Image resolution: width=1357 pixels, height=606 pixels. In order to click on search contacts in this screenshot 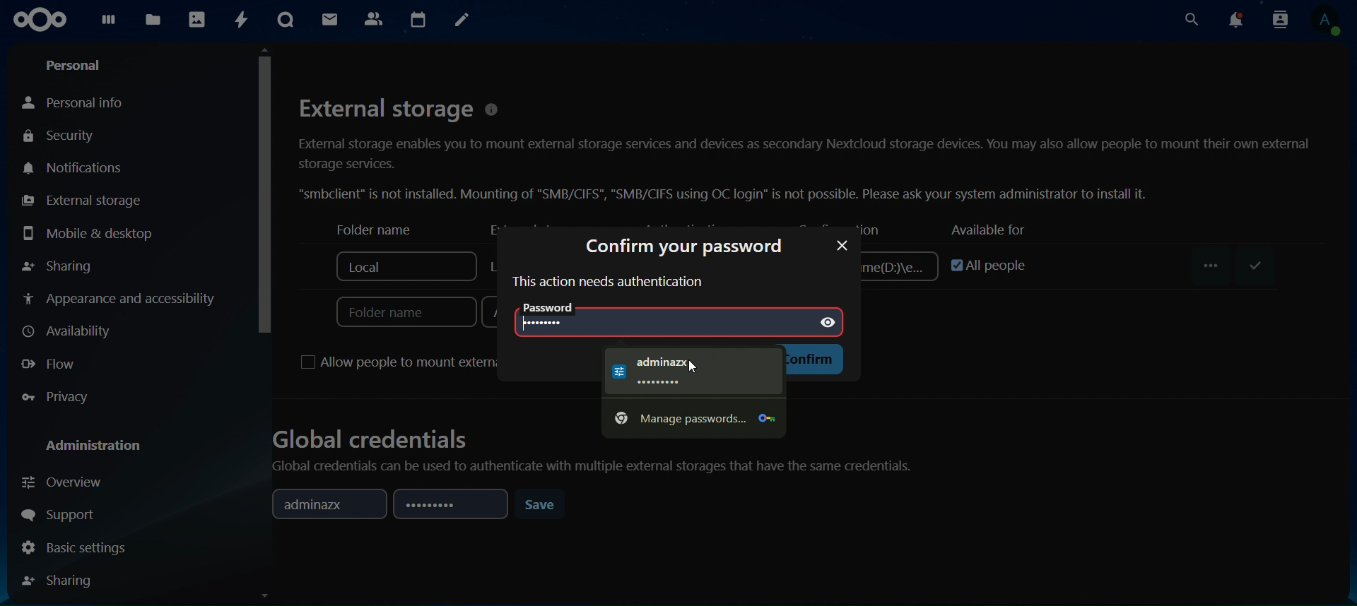, I will do `click(1280, 20)`.